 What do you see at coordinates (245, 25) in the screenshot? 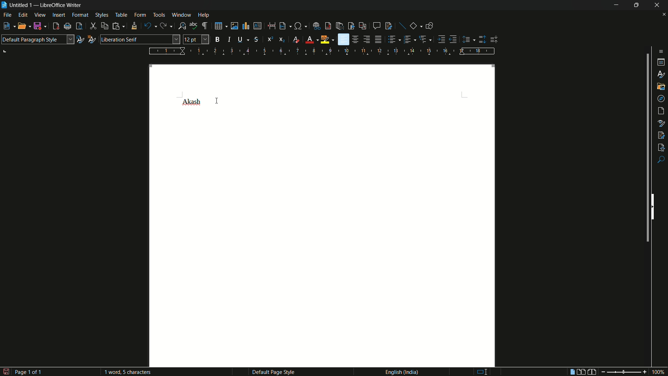
I see `insert chart` at bounding box center [245, 25].